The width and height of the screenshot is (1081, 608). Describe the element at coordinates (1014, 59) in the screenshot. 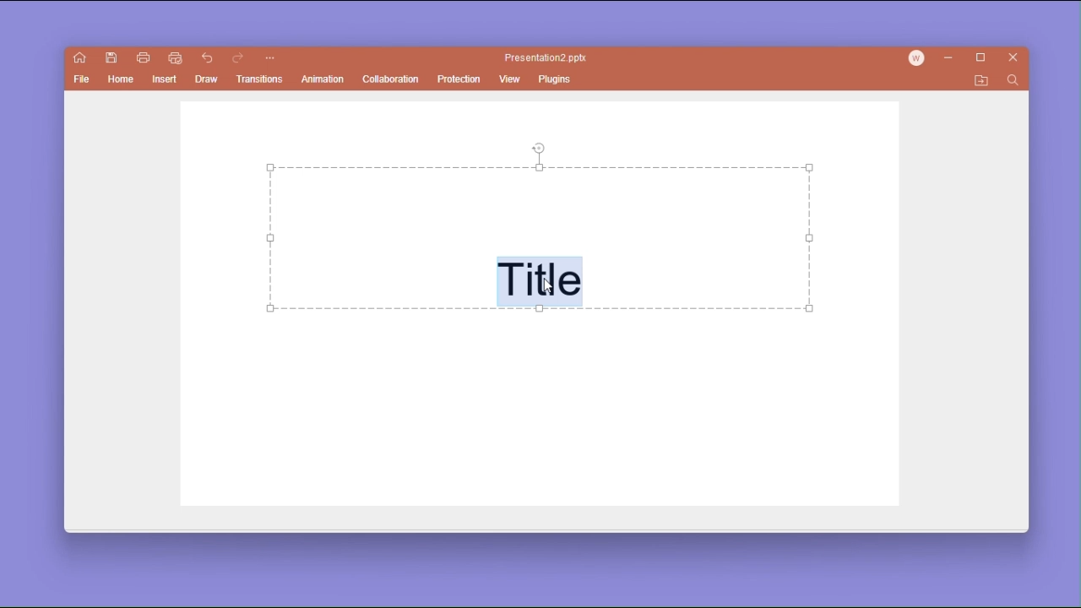

I see `close` at that location.